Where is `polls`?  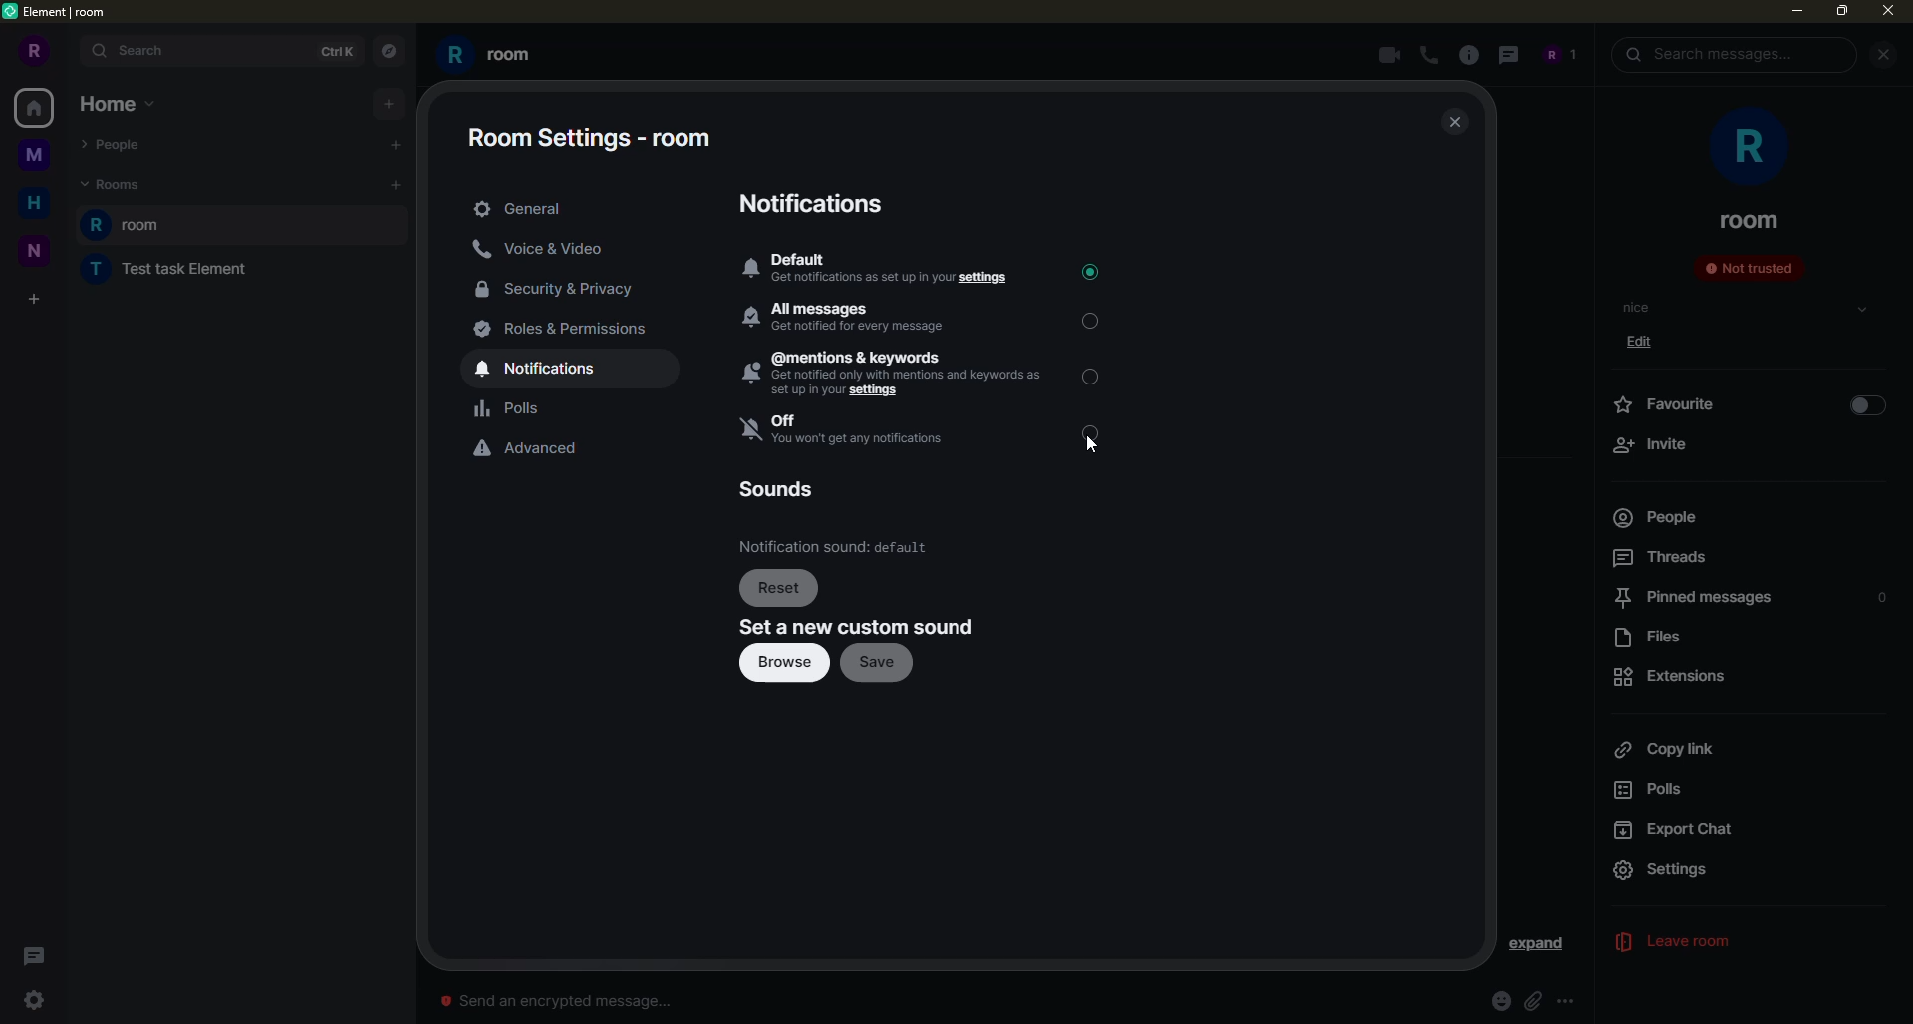 polls is located at coordinates (511, 409).